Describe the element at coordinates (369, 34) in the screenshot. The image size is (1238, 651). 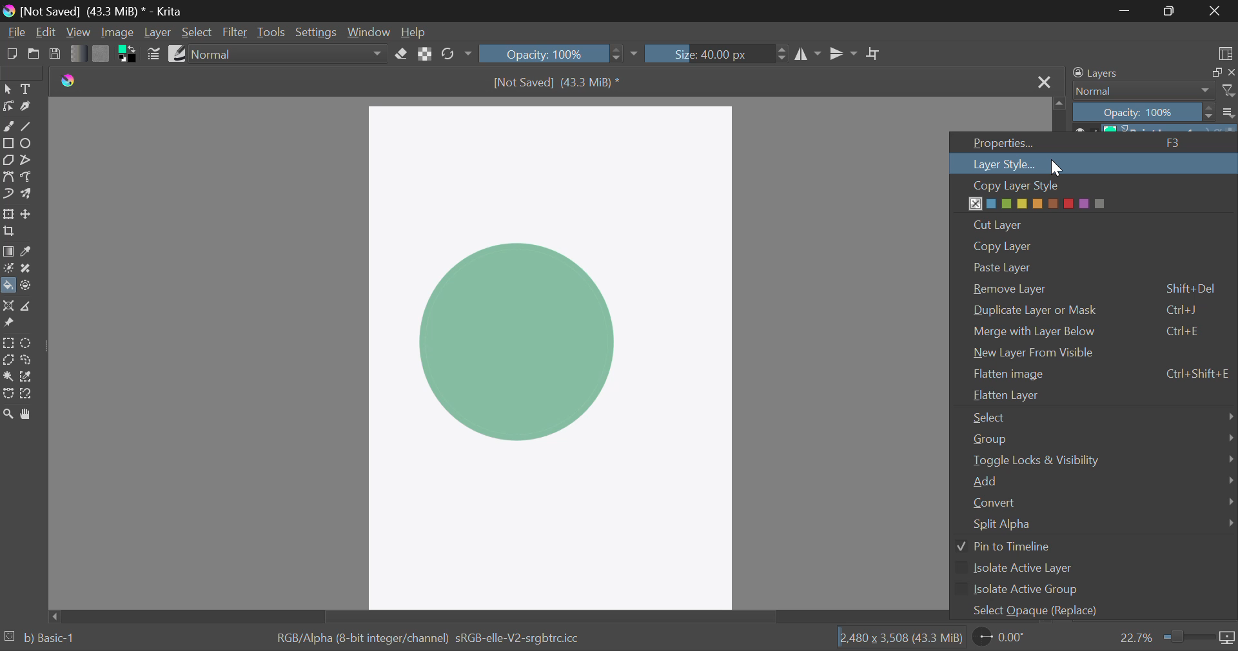
I see `Window` at that location.